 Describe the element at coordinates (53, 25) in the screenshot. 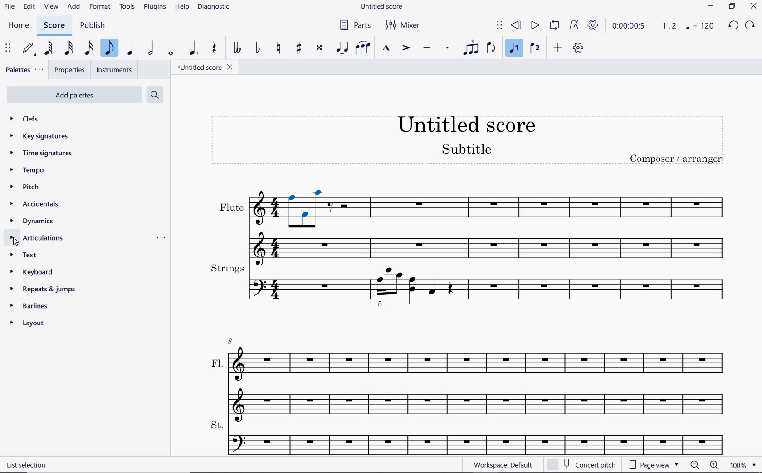

I see `score` at that location.